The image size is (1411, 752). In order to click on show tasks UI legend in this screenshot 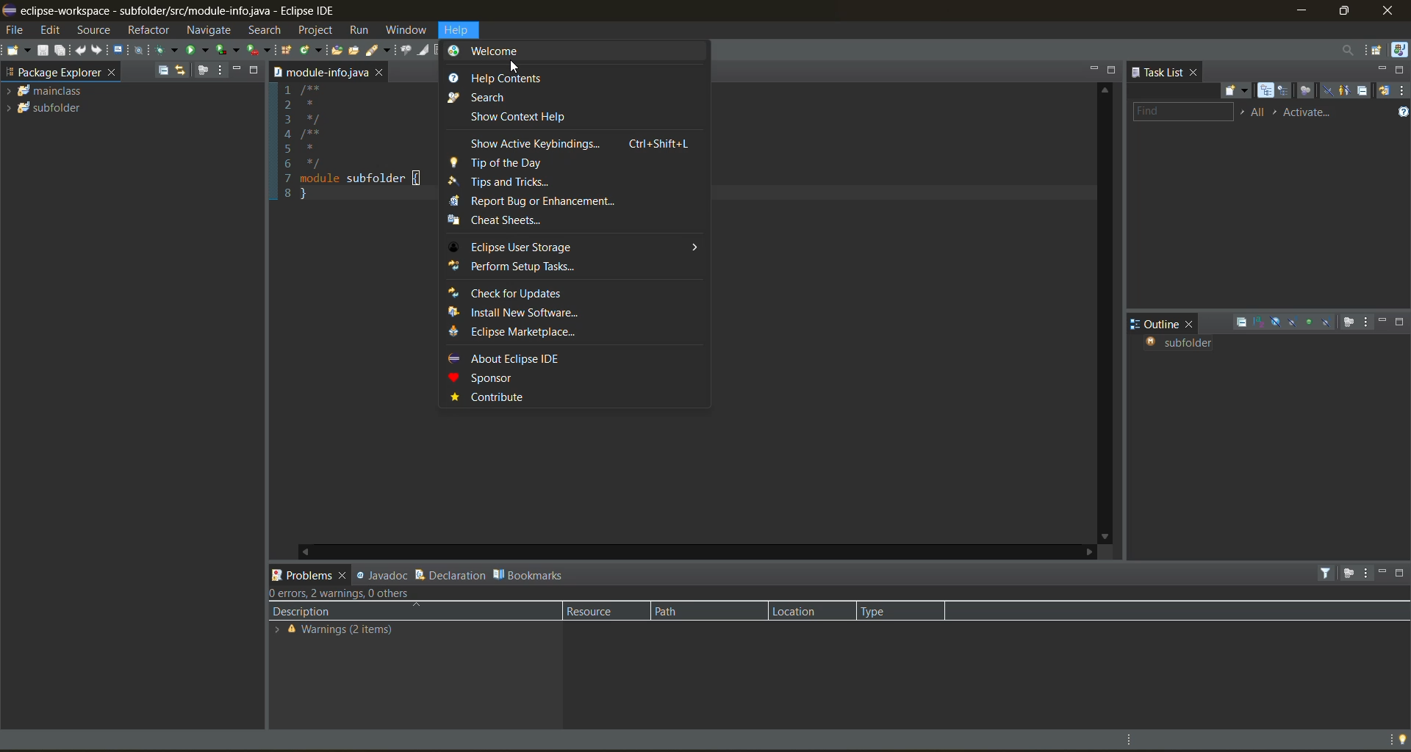, I will do `click(1402, 111)`.